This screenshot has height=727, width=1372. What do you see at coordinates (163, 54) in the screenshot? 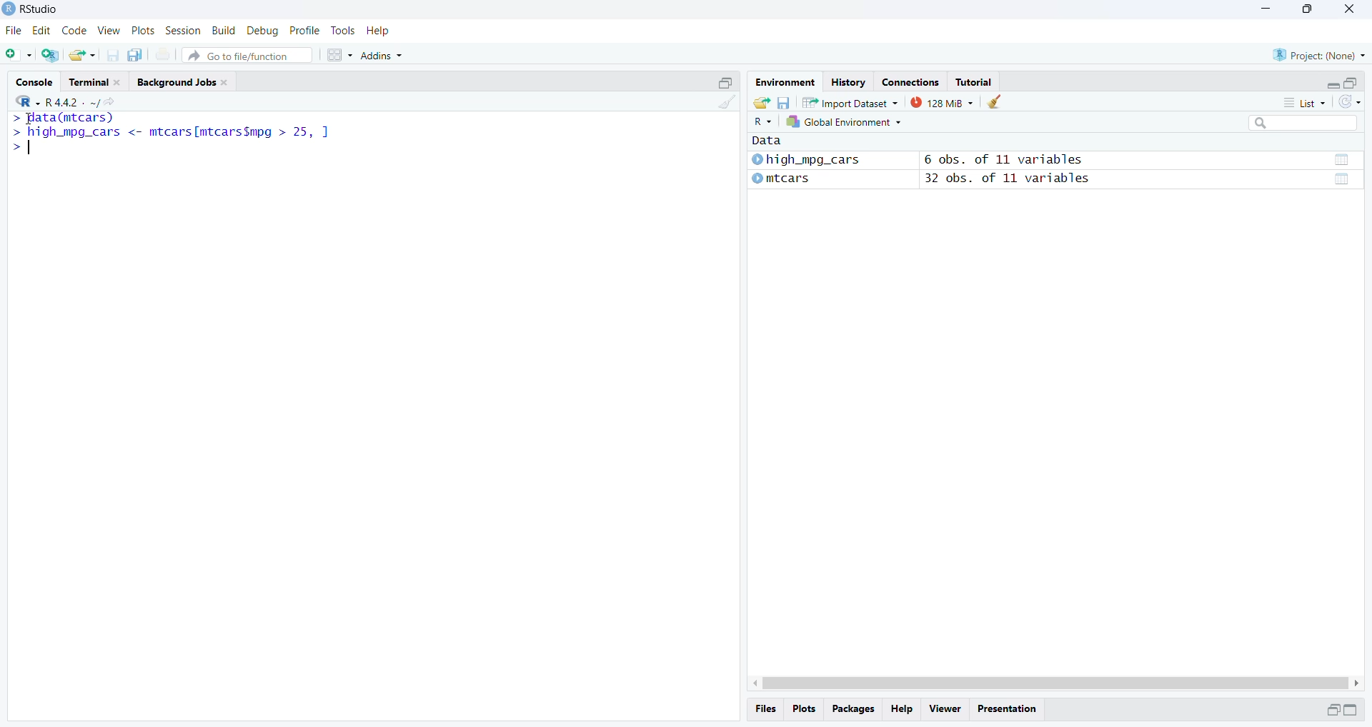
I see `print` at bounding box center [163, 54].